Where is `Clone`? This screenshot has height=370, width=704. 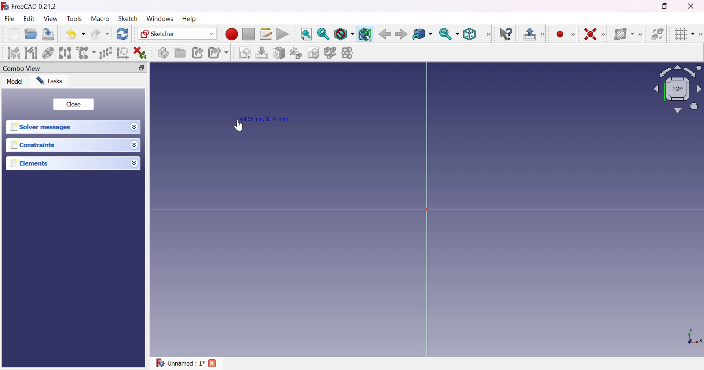 Clone is located at coordinates (85, 53).